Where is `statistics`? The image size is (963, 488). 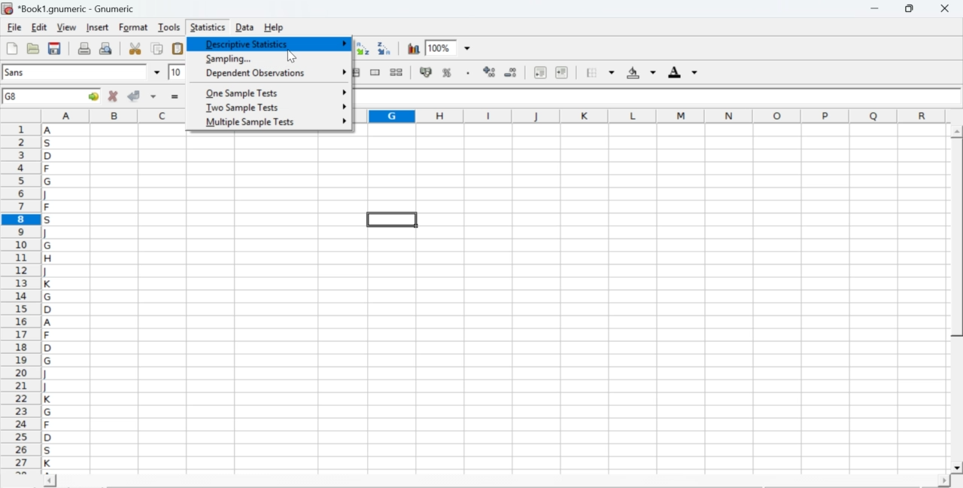 statistics is located at coordinates (206, 27).